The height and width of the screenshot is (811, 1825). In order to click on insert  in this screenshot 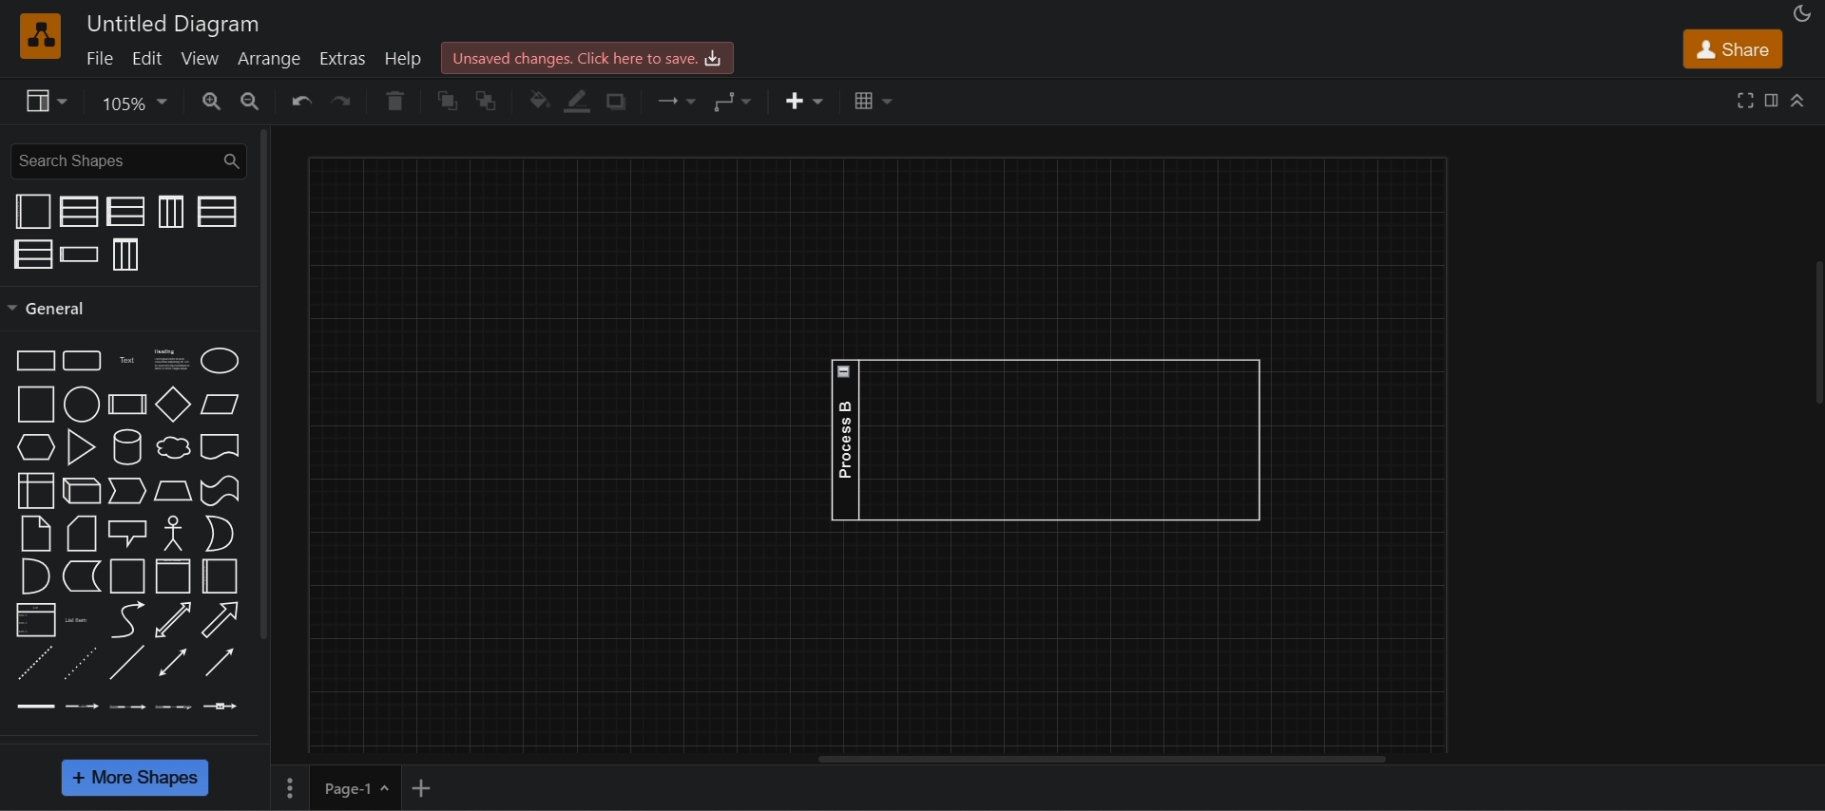, I will do `click(806, 102)`.